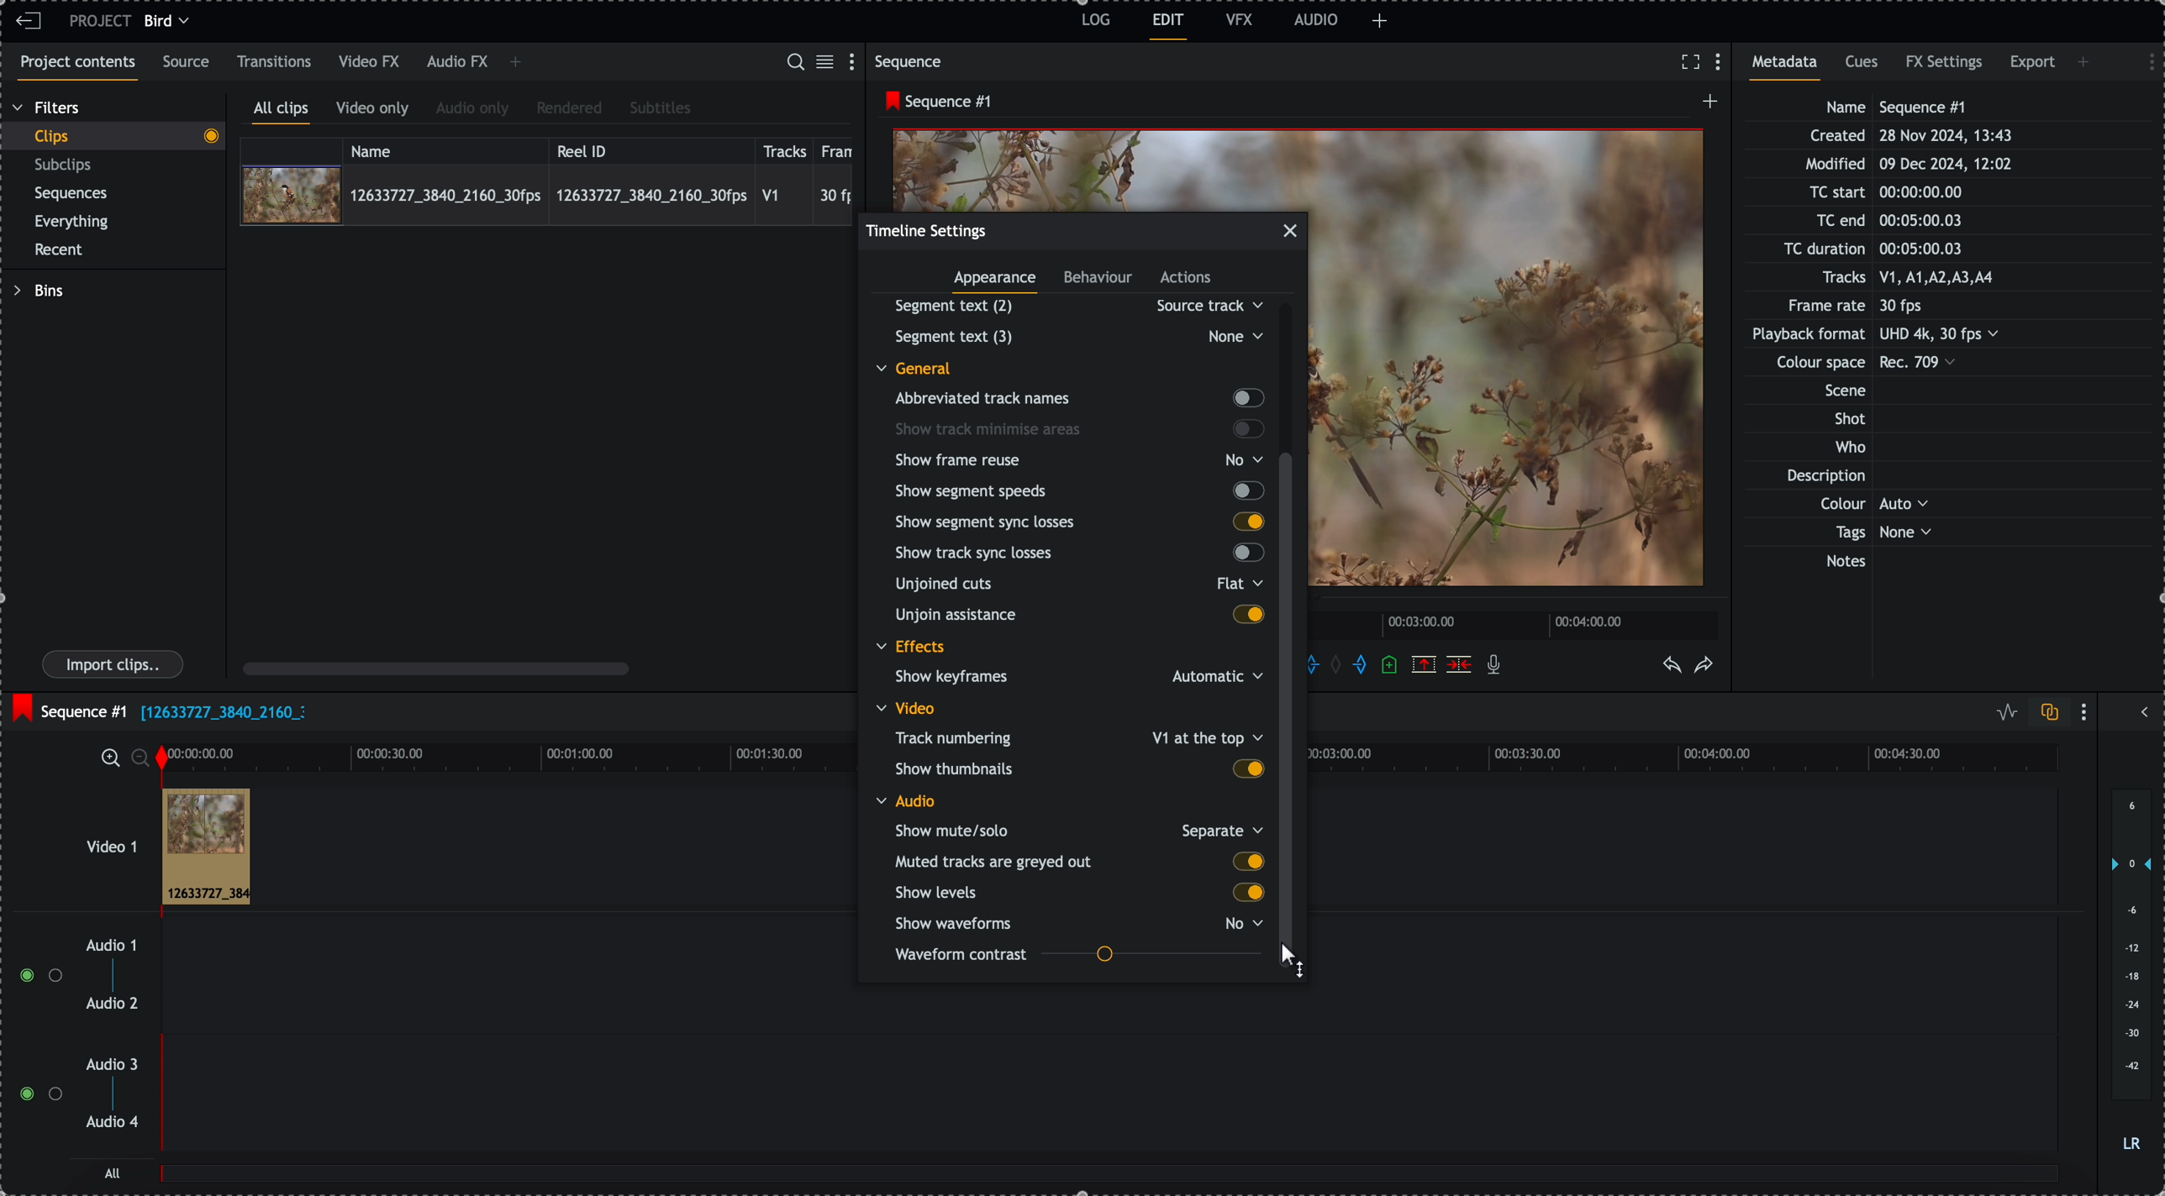 The image size is (2165, 1196). What do you see at coordinates (828, 63) in the screenshot?
I see `toggle between list and tile view` at bounding box center [828, 63].